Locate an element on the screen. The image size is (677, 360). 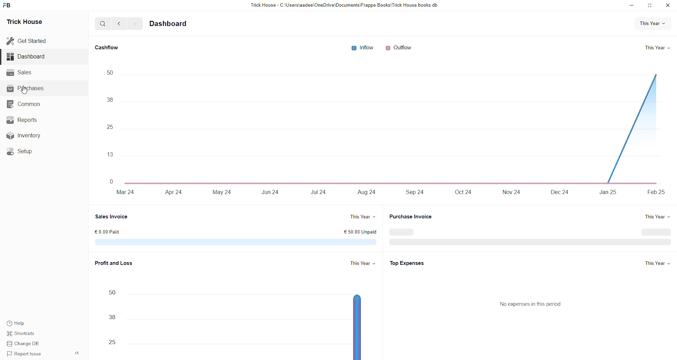
expand is located at coordinates (79, 351).